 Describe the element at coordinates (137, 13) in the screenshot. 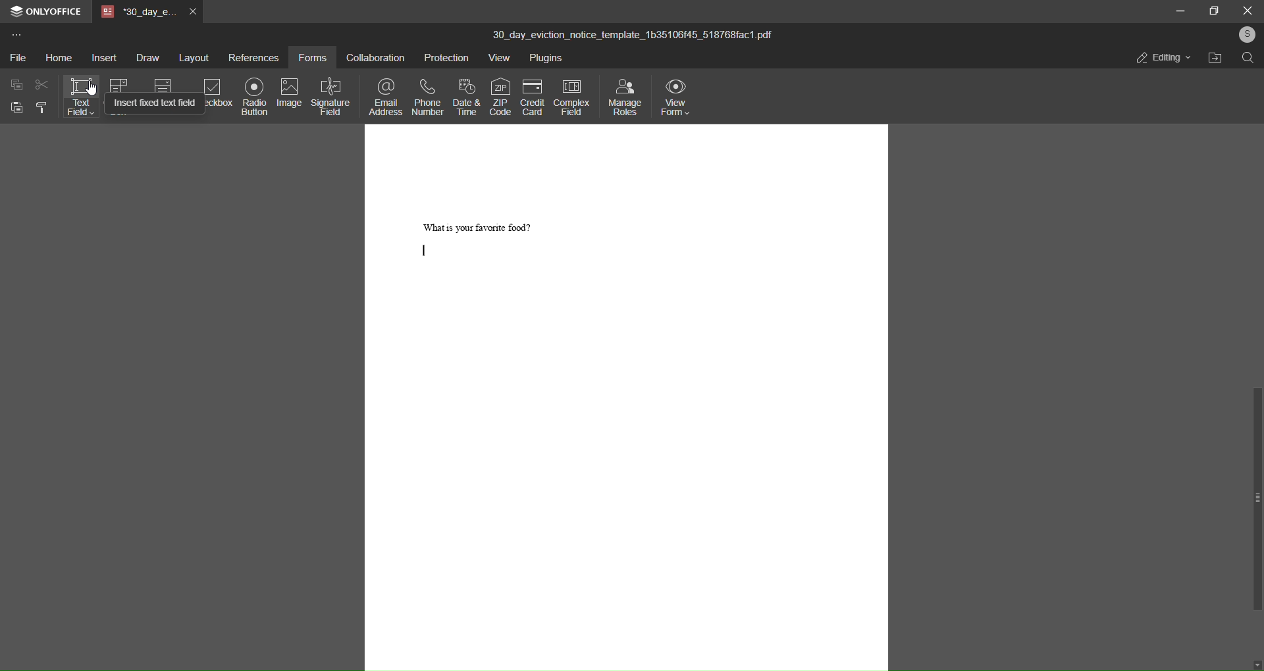

I see `tab name` at that location.